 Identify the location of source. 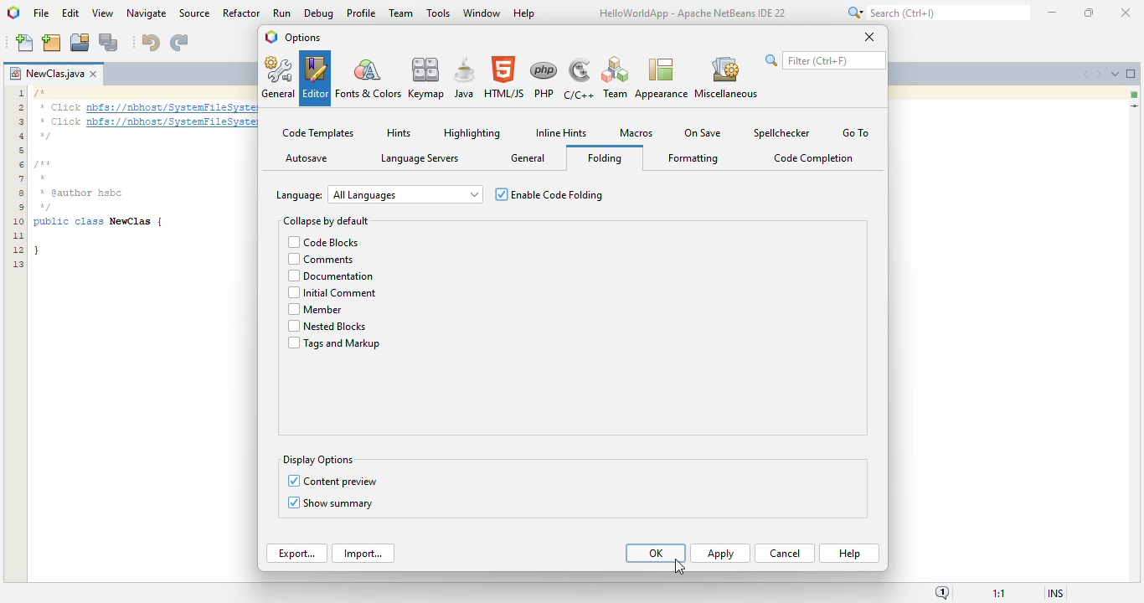
(195, 13).